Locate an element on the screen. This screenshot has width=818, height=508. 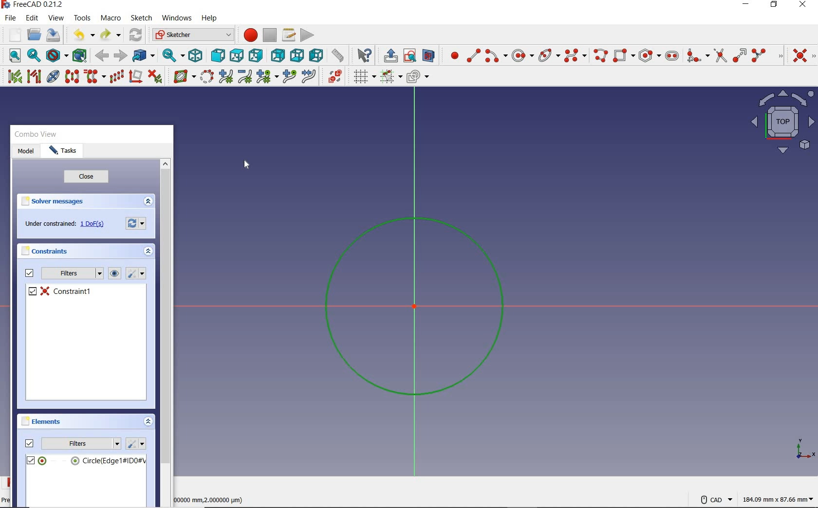
isometric is located at coordinates (192, 55).